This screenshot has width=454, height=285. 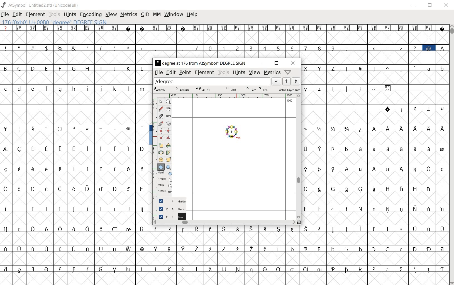 What do you see at coordinates (67, 28) in the screenshot?
I see `unicode code points` at bounding box center [67, 28].